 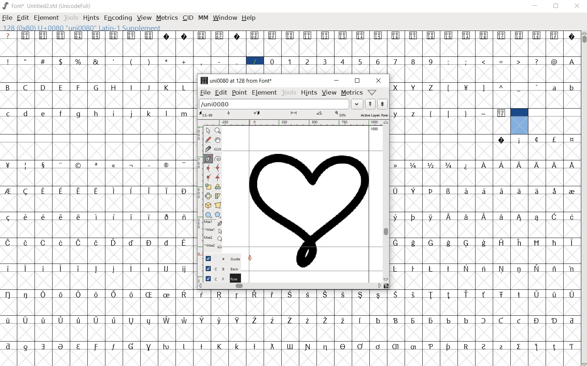 I want to click on glyph, so click(x=572, y=269).